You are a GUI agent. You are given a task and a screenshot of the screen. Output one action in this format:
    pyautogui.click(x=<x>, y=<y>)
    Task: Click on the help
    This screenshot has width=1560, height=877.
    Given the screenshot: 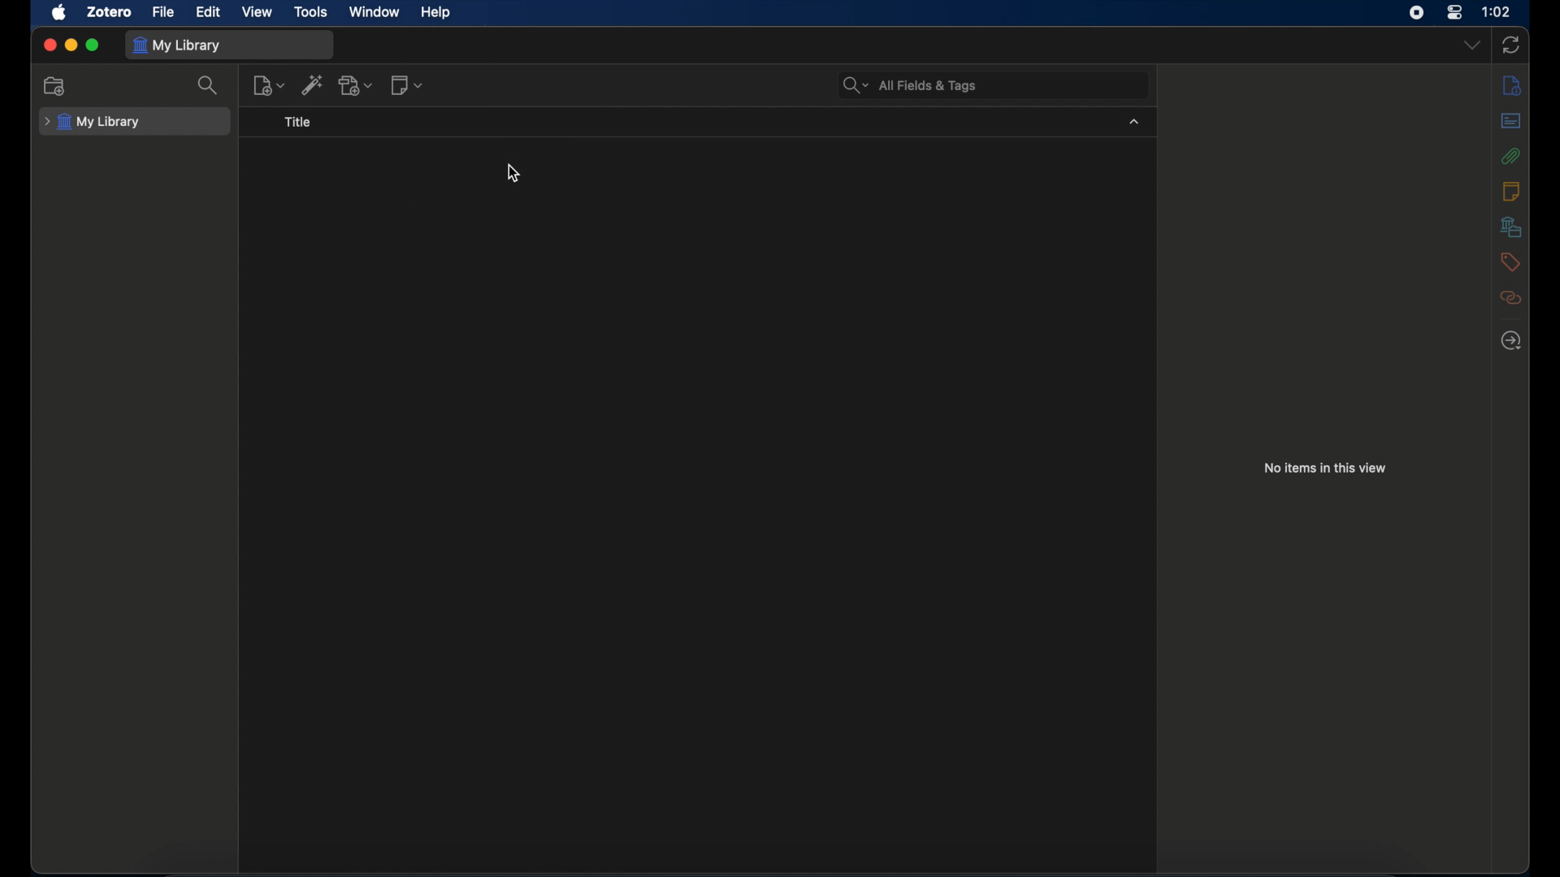 What is the action you would take?
    pyautogui.click(x=435, y=13)
    